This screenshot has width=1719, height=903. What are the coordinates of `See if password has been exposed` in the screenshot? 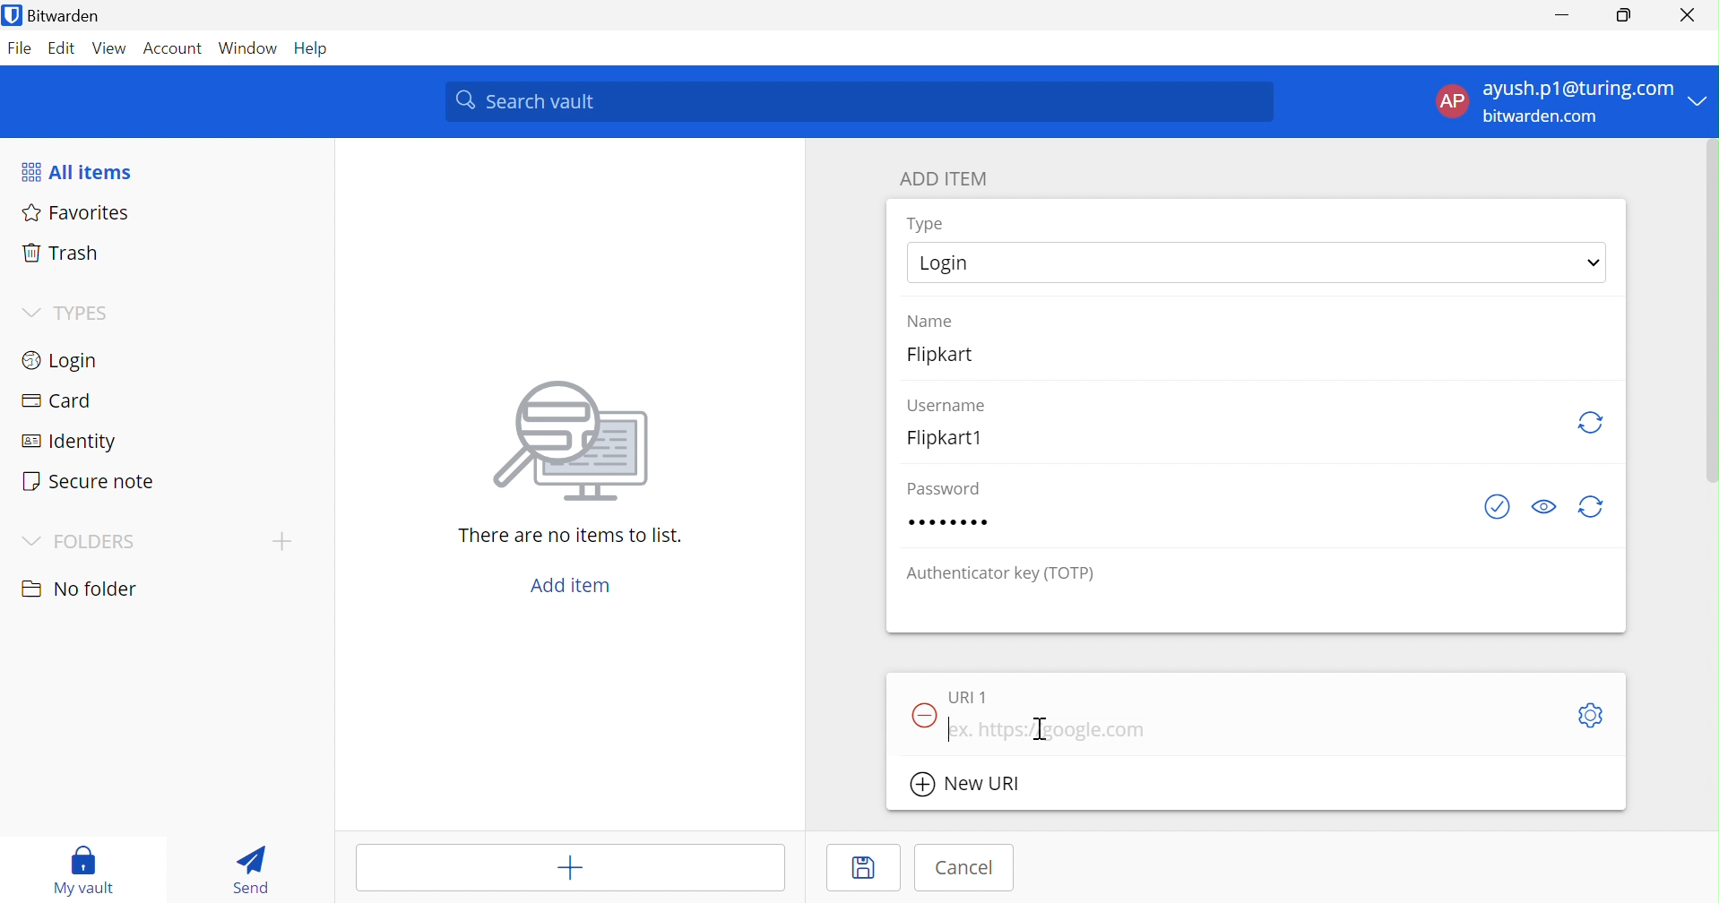 It's located at (1498, 508).